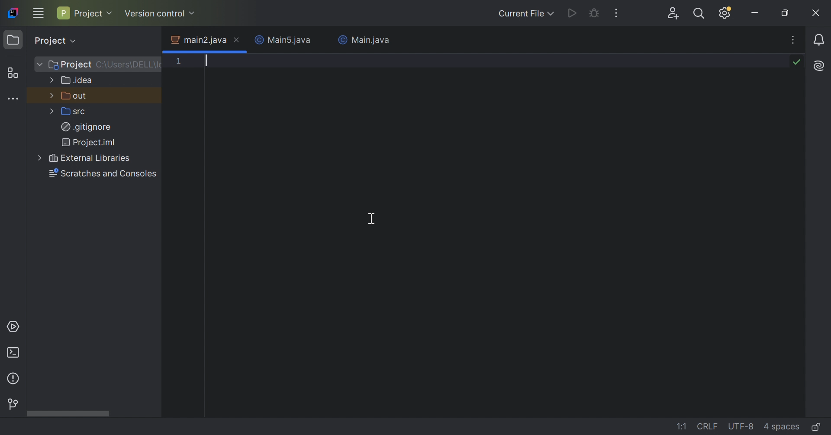 The height and width of the screenshot is (435, 831). I want to click on Run, so click(573, 13).